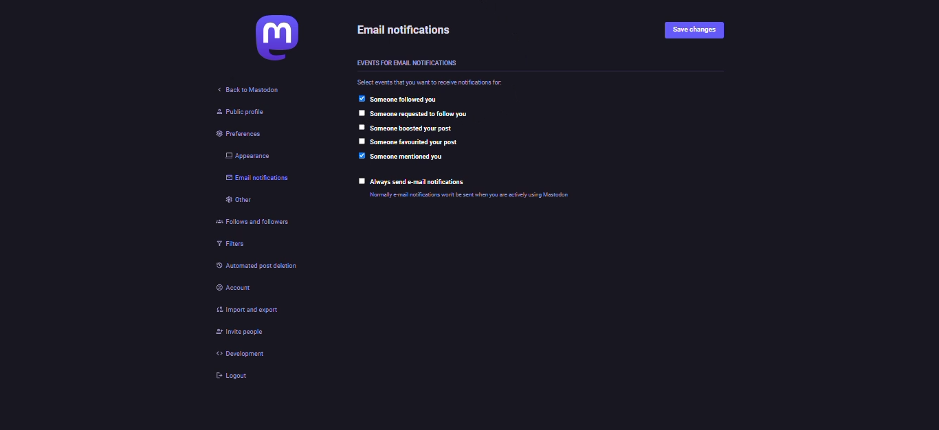 This screenshot has height=430, width=939. What do you see at coordinates (361, 181) in the screenshot?
I see `click to enable` at bounding box center [361, 181].